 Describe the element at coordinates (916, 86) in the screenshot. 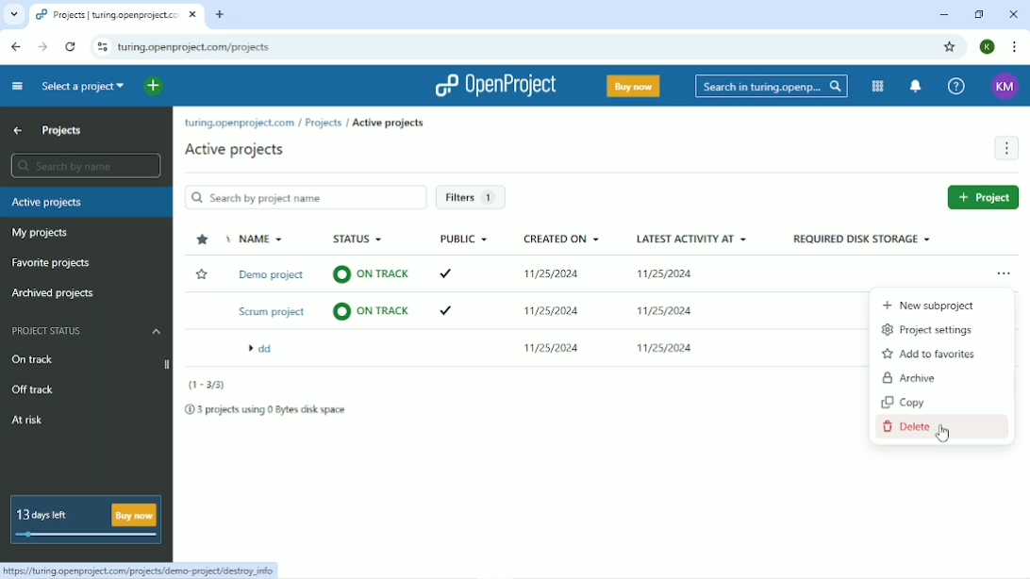

I see `To notification center` at that location.